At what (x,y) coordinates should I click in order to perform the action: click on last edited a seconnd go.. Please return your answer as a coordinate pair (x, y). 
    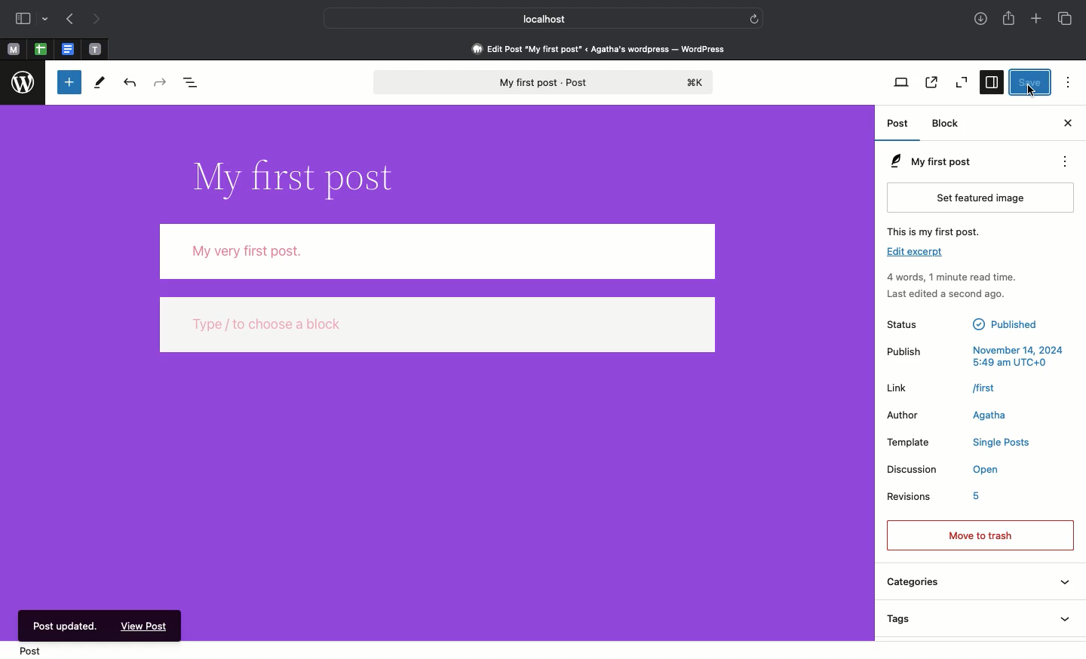
    Looking at the image, I should click on (962, 299).